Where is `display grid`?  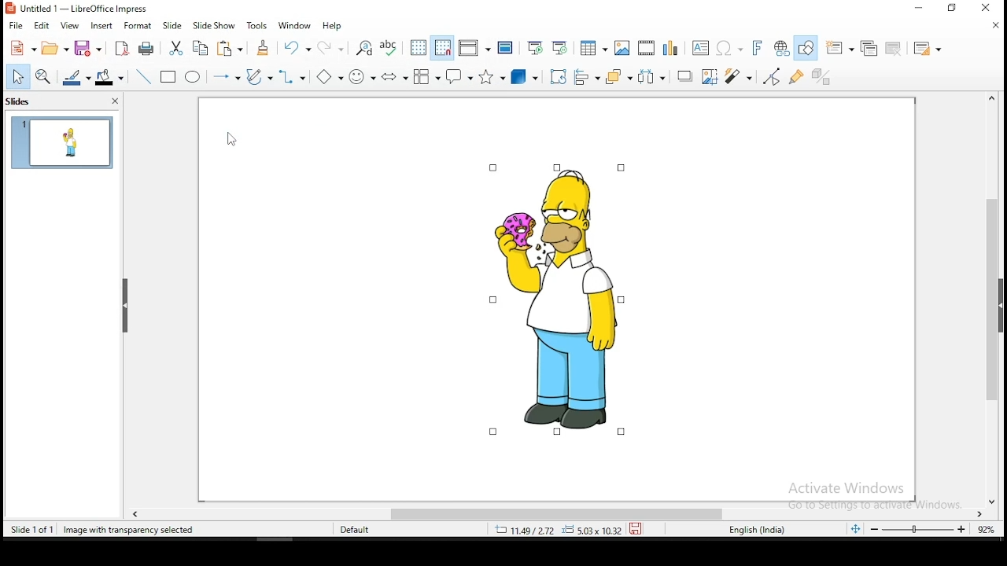
display grid is located at coordinates (417, 48).